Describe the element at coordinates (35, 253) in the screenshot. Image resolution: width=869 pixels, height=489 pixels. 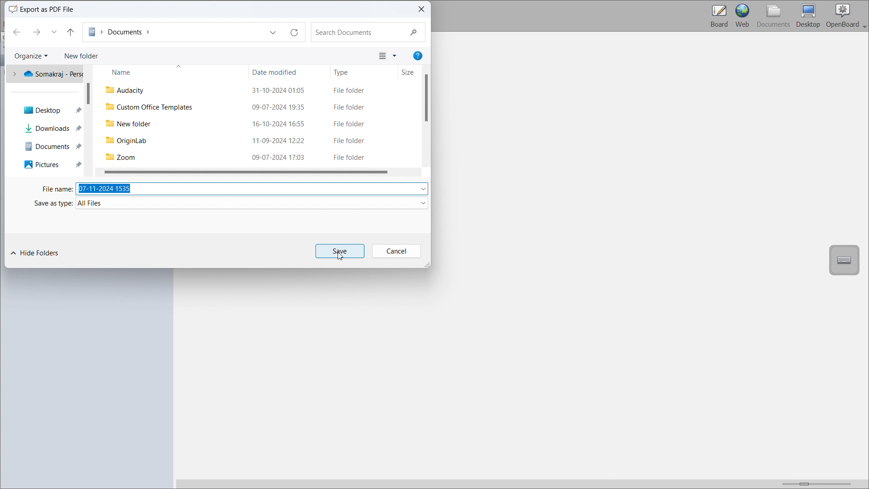
I see `hide folders` at that location.